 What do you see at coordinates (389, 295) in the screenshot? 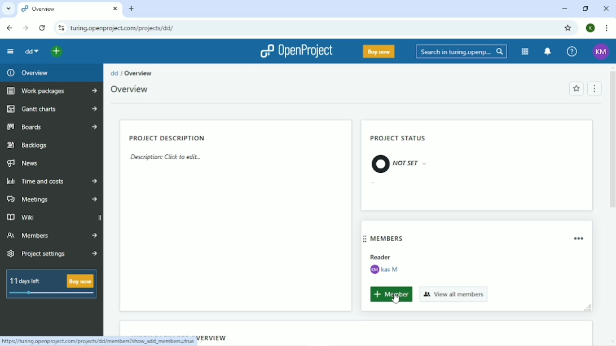
I see `Add member` at bounding box center [389, 295].